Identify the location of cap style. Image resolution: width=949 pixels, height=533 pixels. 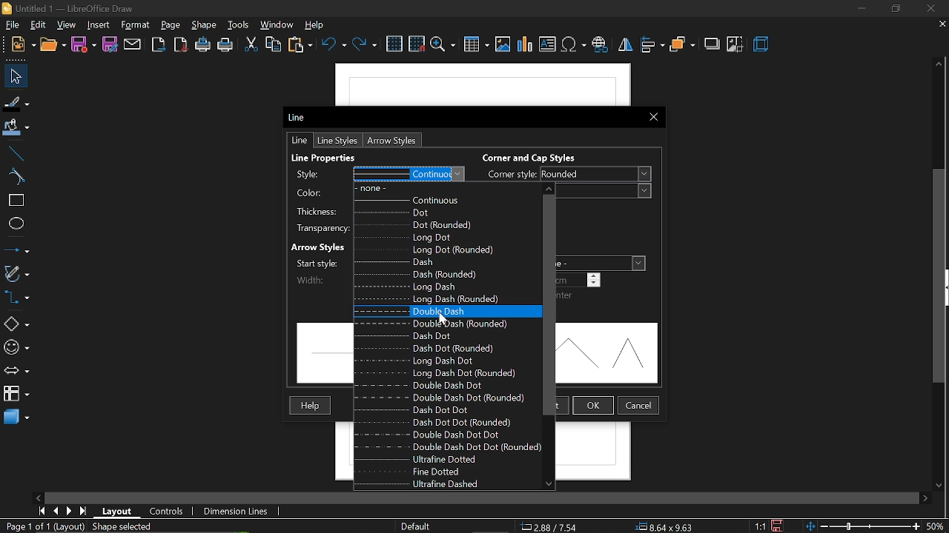
(606, 191).